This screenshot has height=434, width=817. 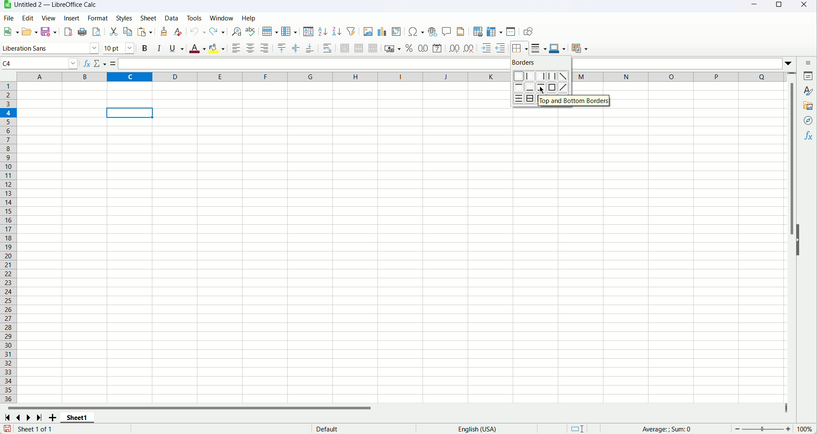 I want to click on Show draw functions, so click(x=529, y=31).